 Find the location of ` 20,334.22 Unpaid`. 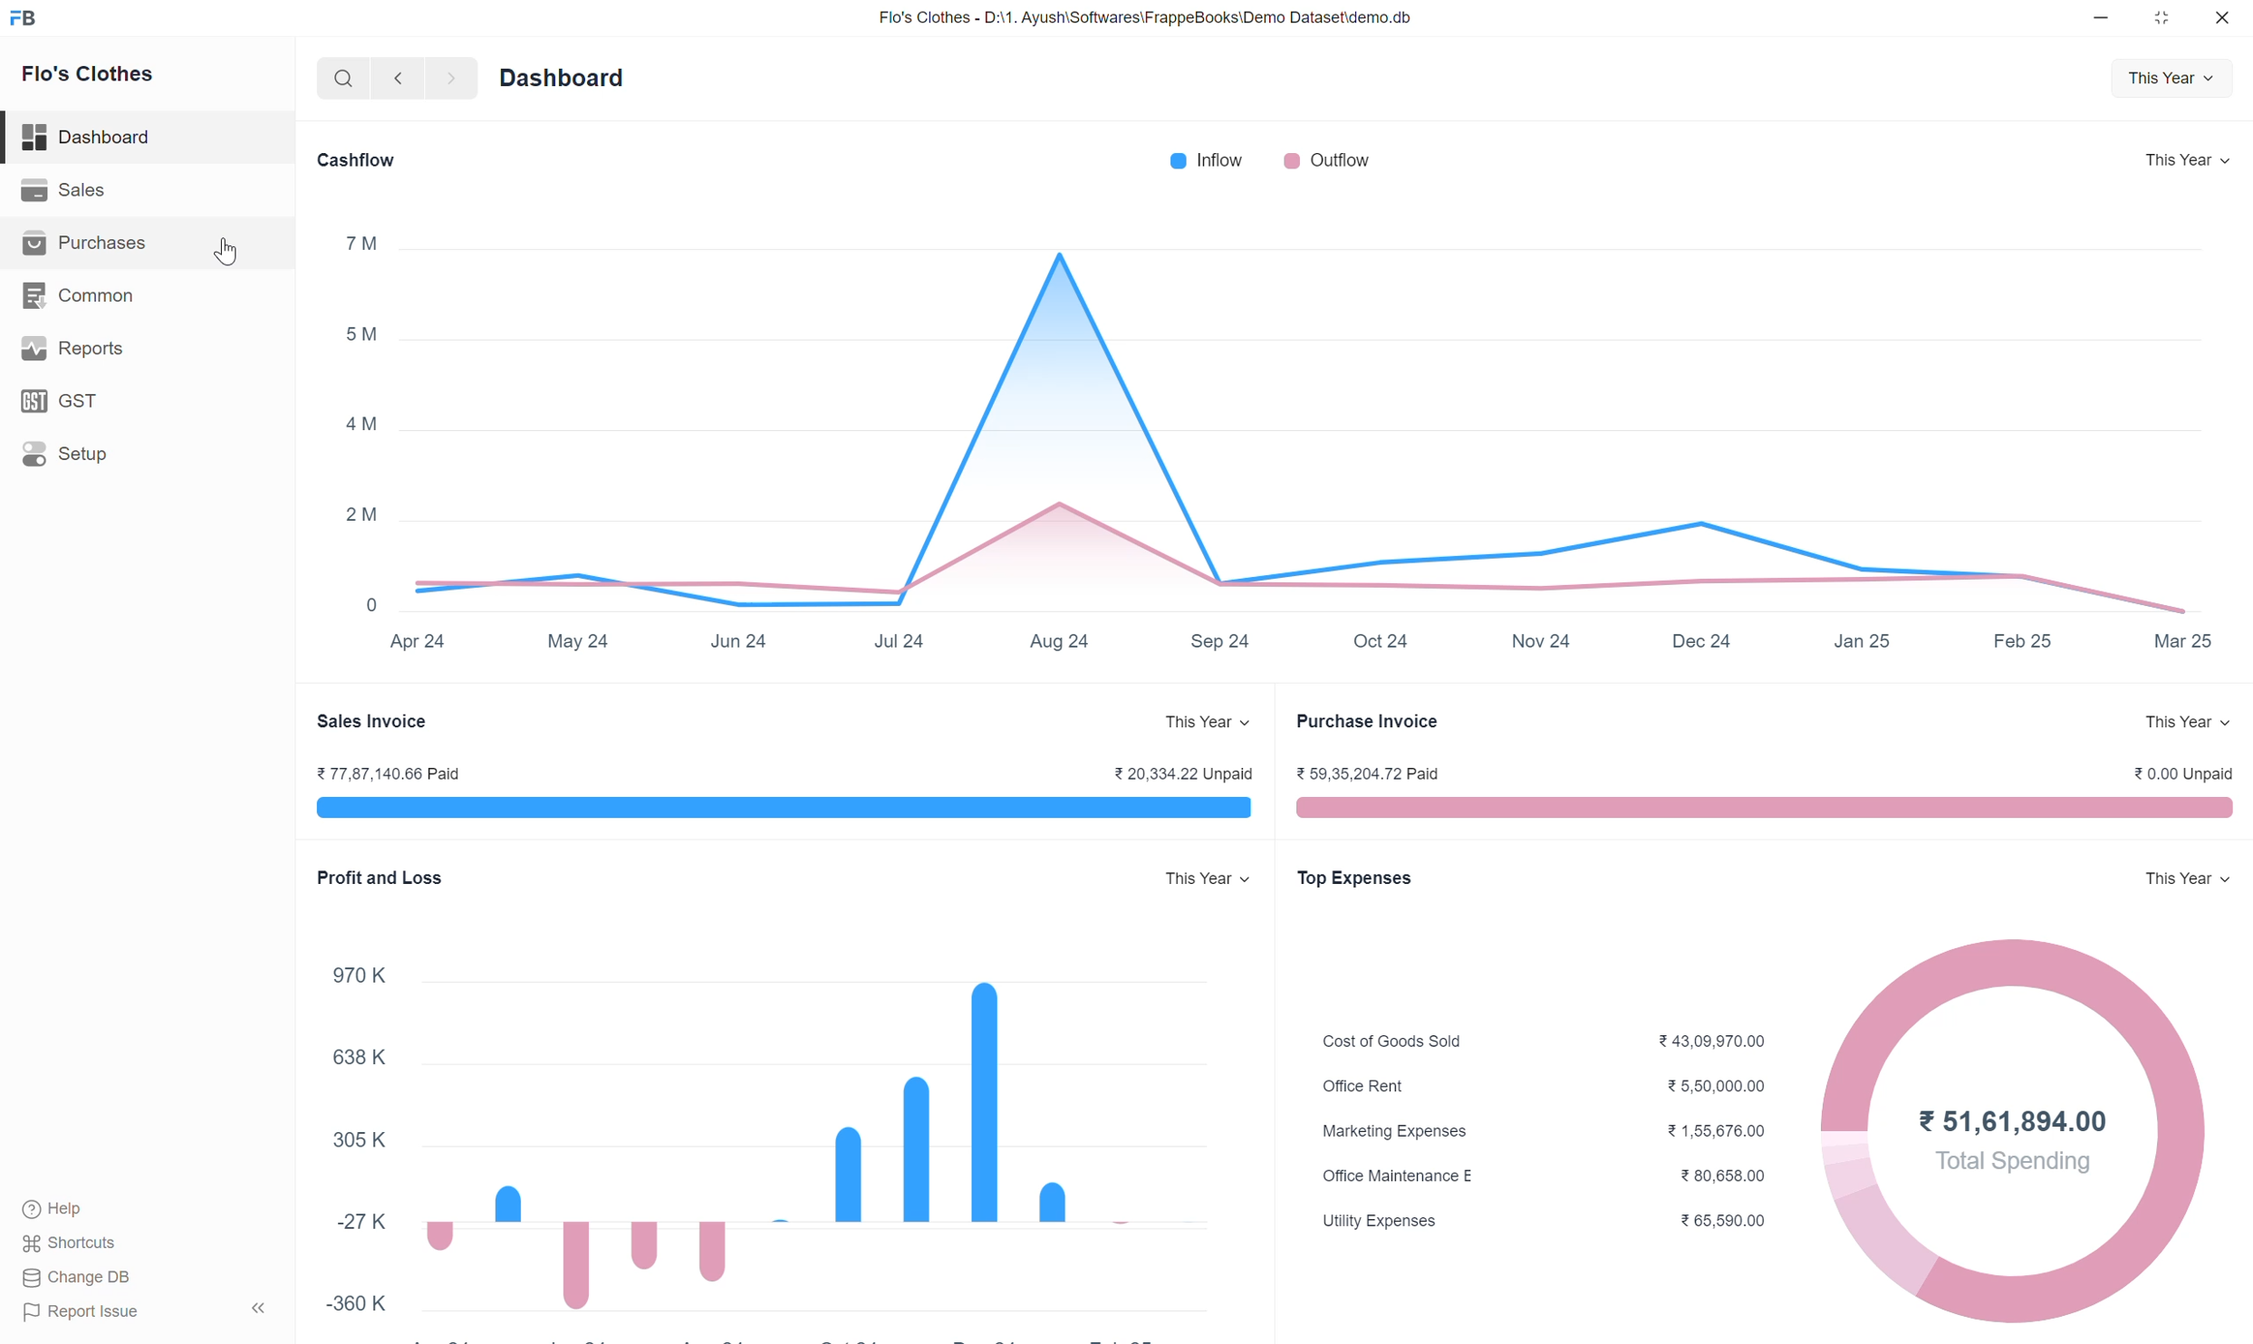

 20,334.22 Unpaid is located at coordinates (1185, 773).